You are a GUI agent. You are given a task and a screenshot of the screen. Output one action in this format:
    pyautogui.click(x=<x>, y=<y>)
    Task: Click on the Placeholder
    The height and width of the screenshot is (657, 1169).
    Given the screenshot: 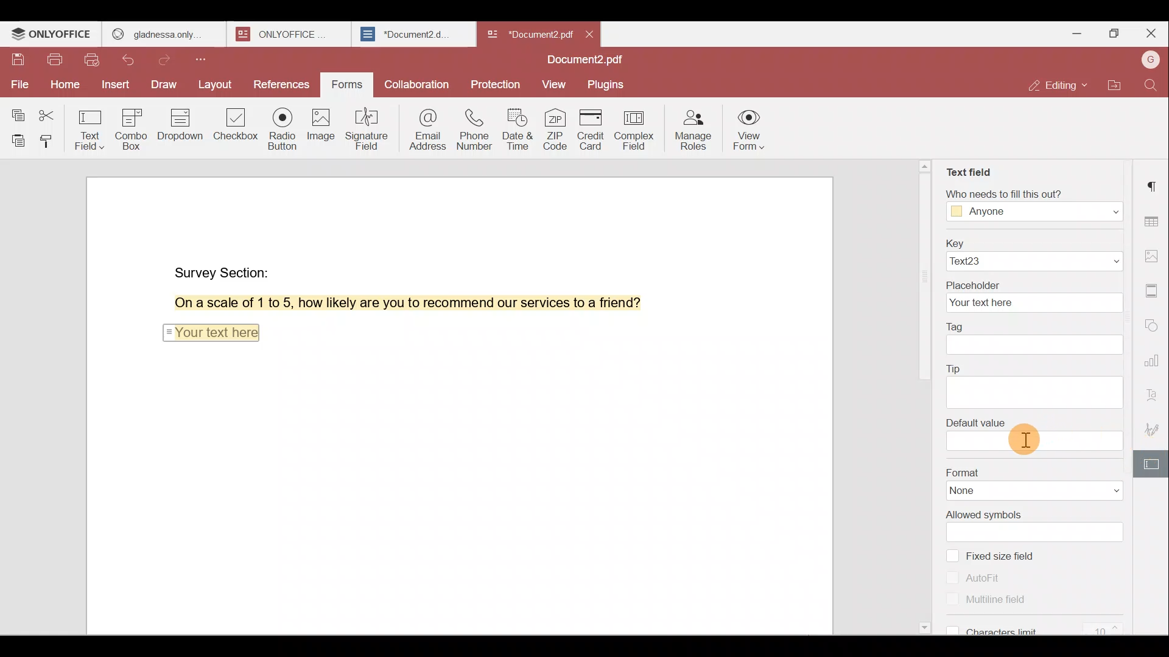 What is the action you would take?
    pyautogui.click(x=1033, y=296)
    